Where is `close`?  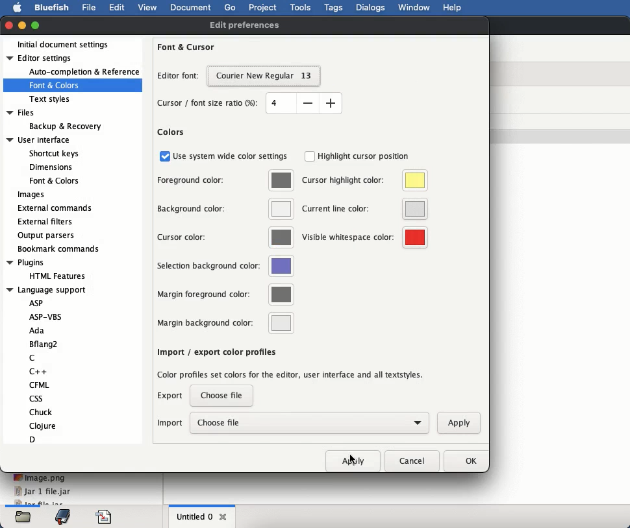 close is located at coordinates (224, 517).